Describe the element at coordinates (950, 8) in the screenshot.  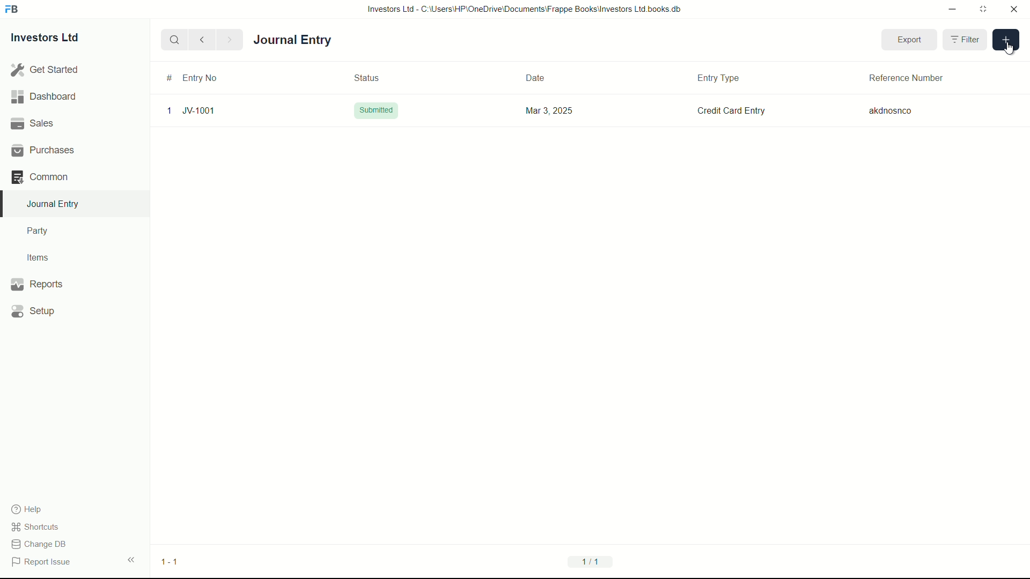
I see `minimize` at that location.